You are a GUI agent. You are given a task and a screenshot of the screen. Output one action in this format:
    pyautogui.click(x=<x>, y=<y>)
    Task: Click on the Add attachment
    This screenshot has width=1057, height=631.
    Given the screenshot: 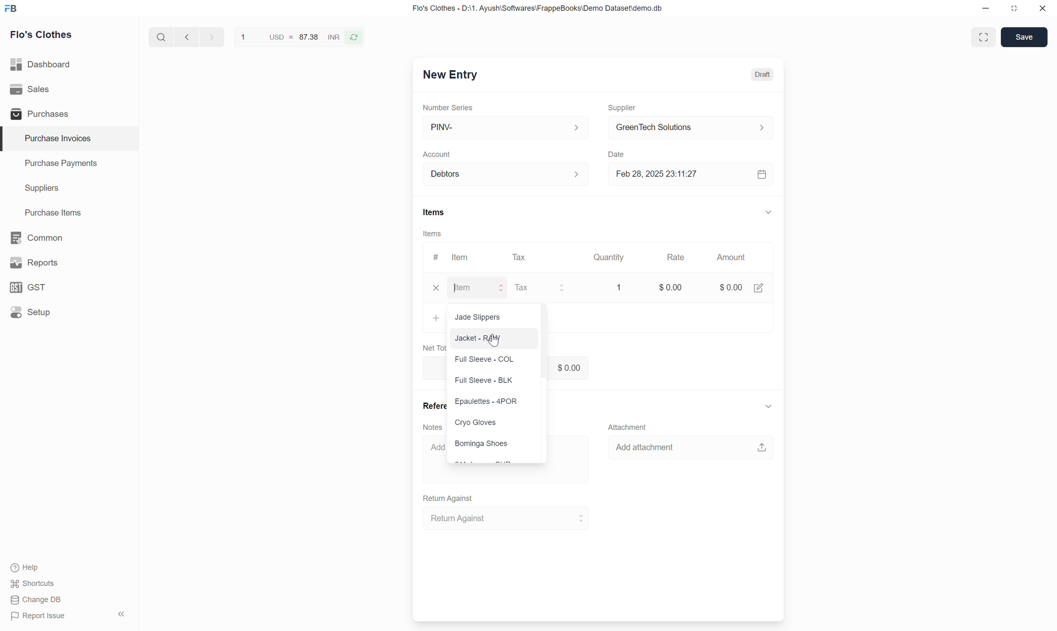 What is the action you would take?
    pyautogui.click(x=691, y=448)
    